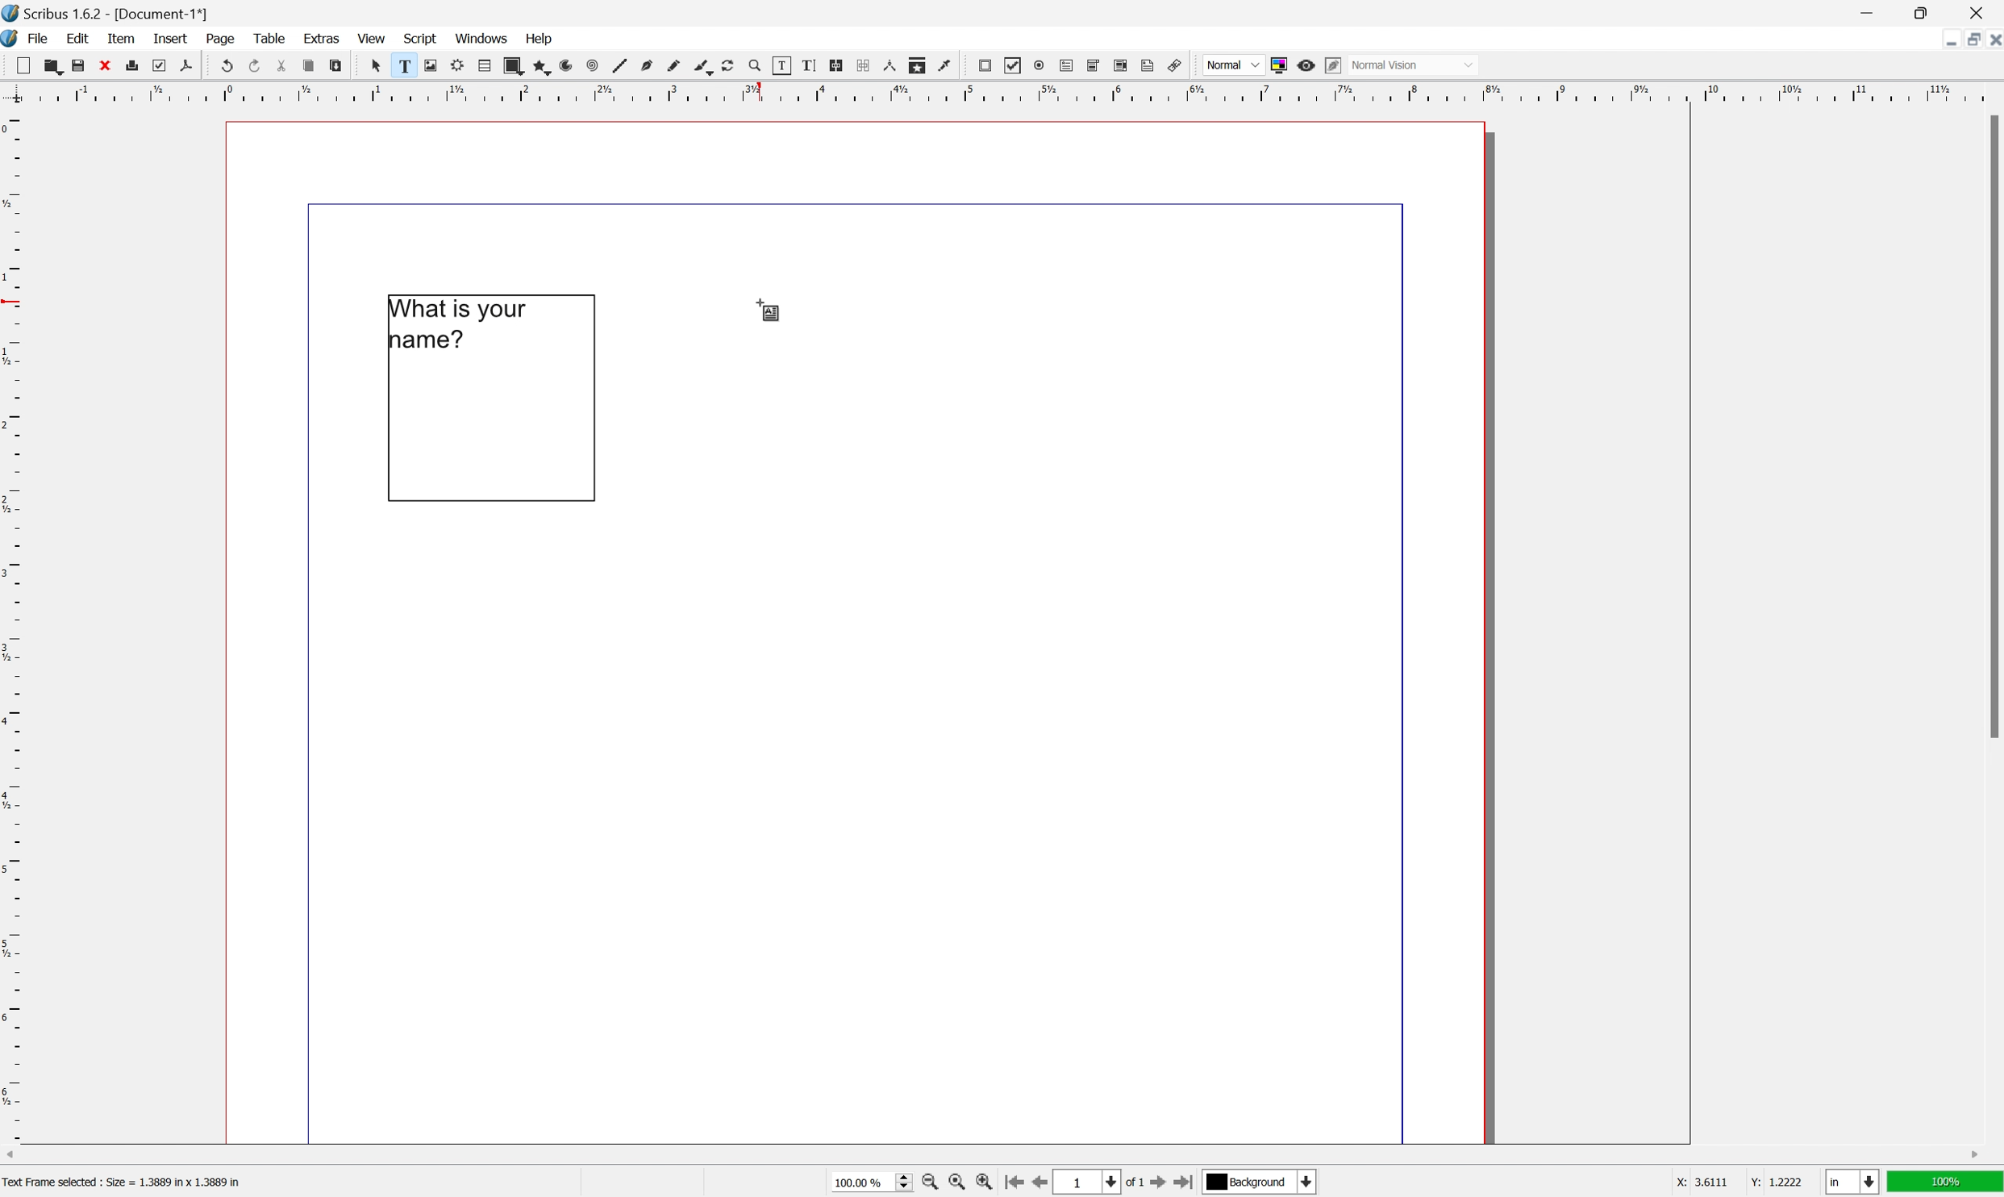 This screenshot has width=2004, height=1197. I want to click on shape, so click(513, 66).